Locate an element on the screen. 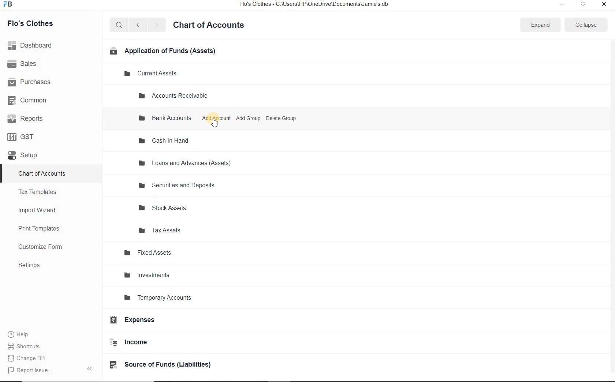  Add Account is located at coordinates (217, 119).